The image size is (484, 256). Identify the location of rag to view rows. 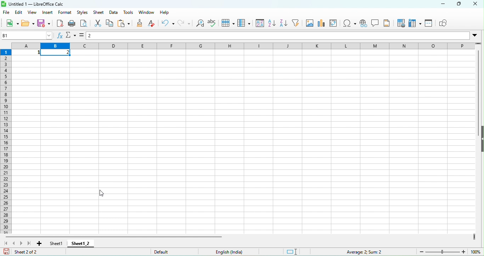
(478, 45).